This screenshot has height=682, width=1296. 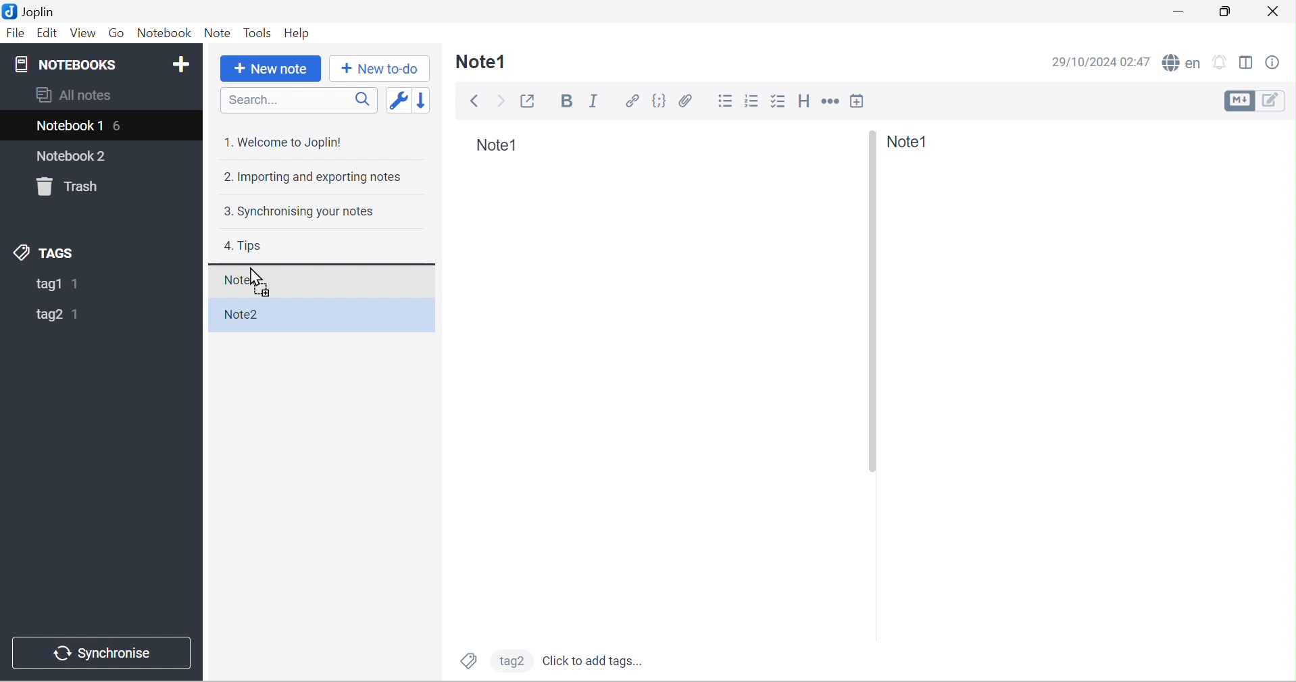 I want to click on Minimize, so click(x=1181, y=12).